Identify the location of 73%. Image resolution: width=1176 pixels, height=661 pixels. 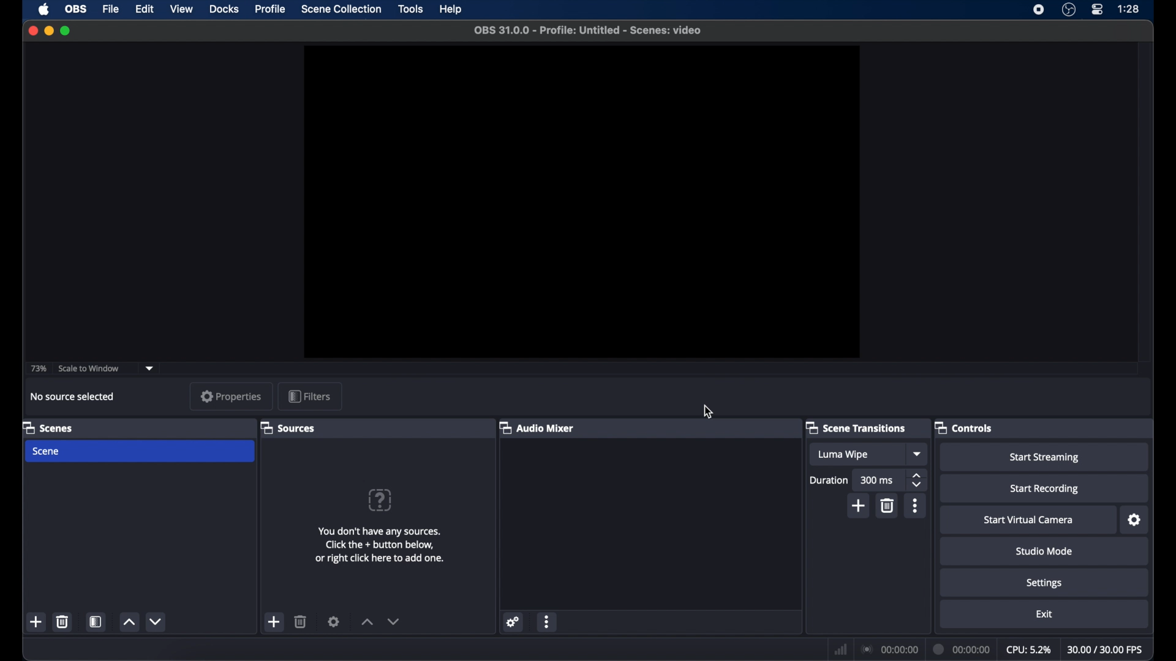
(39, 368).